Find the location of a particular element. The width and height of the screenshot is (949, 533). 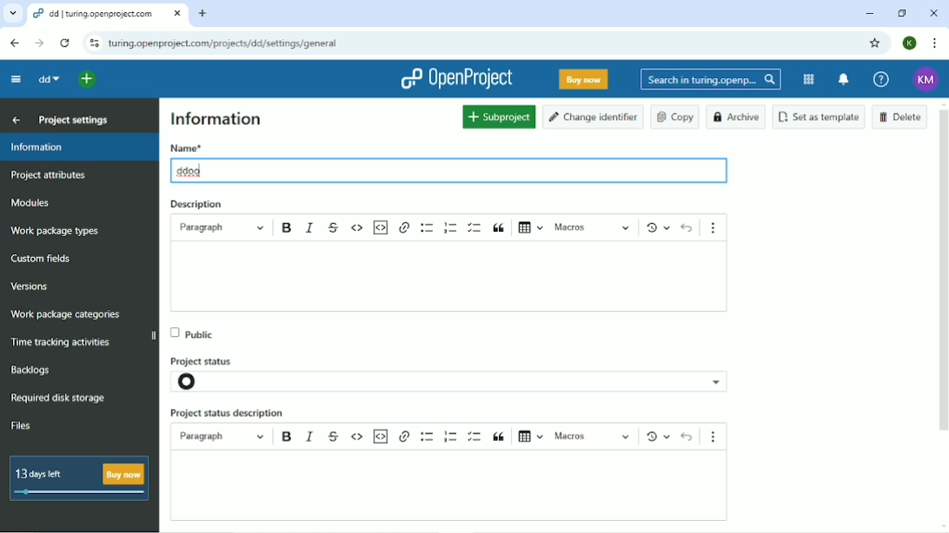

bulleted list is located at coordinates (426, 436).